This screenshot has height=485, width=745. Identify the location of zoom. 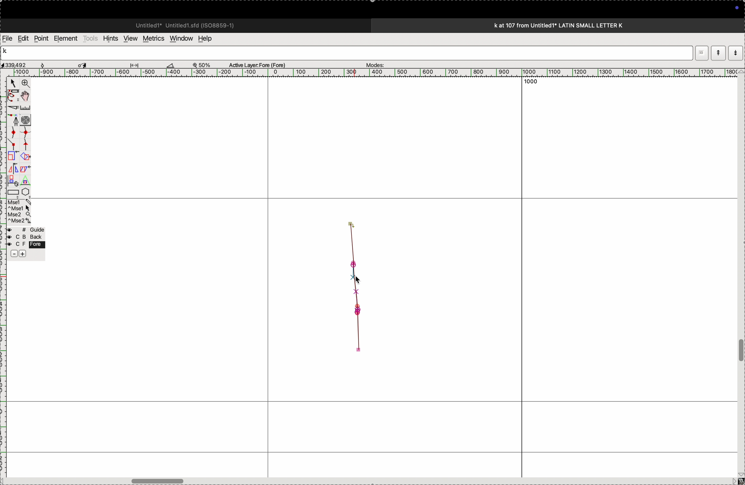
(24, 84).